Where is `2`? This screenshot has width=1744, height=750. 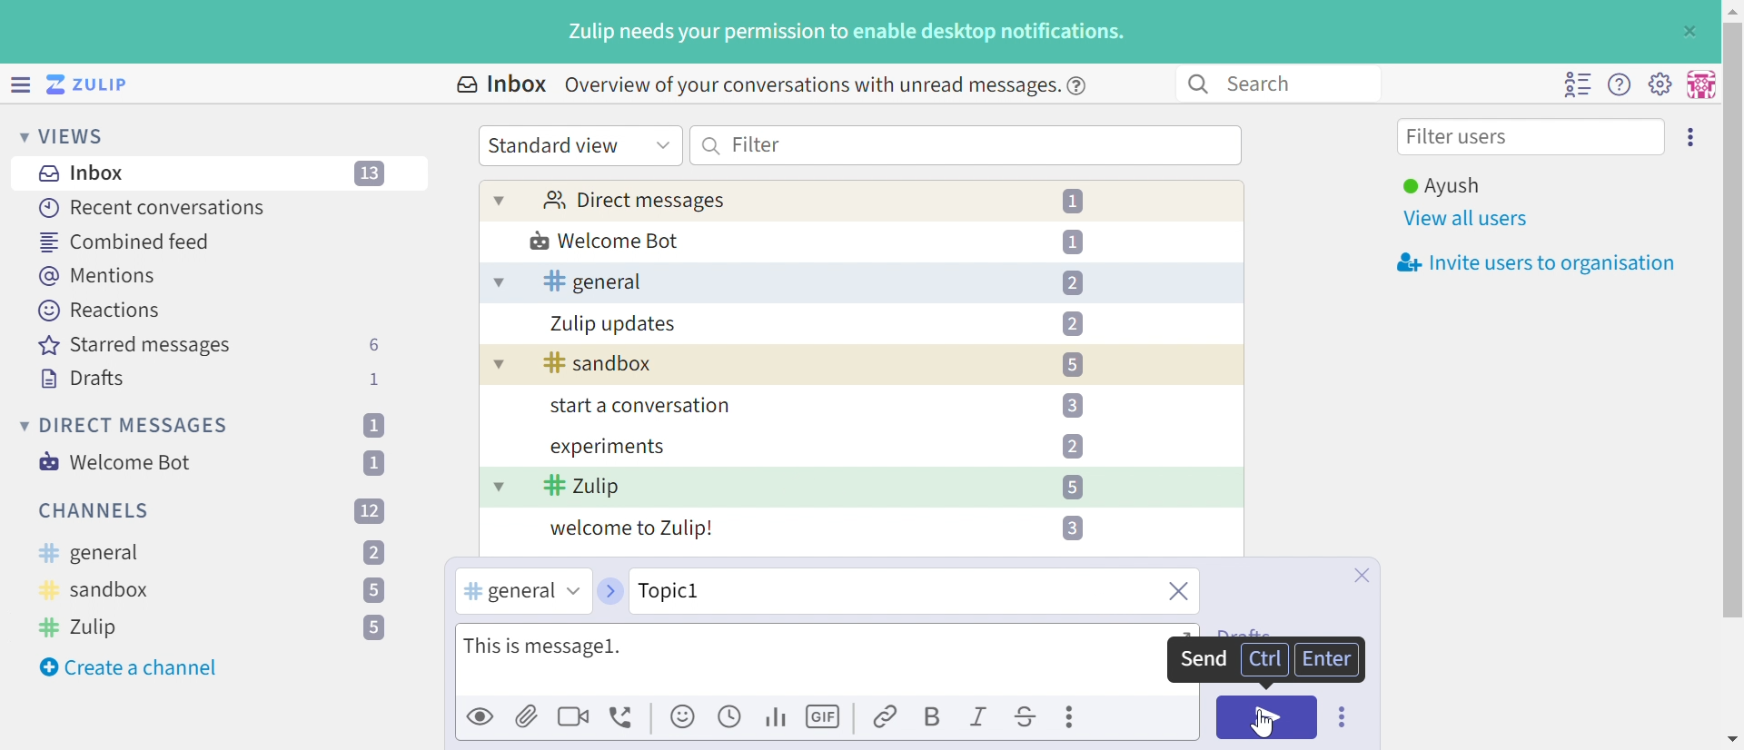
2 is located at coordinates (374, 554).